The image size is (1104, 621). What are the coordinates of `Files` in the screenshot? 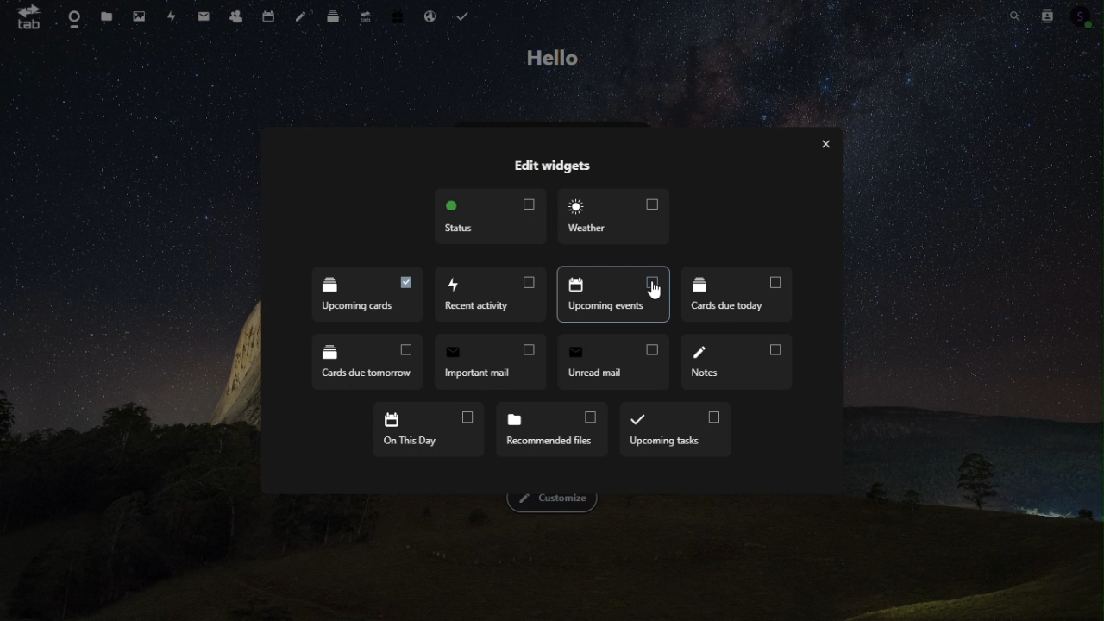 It's located at (110, 16).